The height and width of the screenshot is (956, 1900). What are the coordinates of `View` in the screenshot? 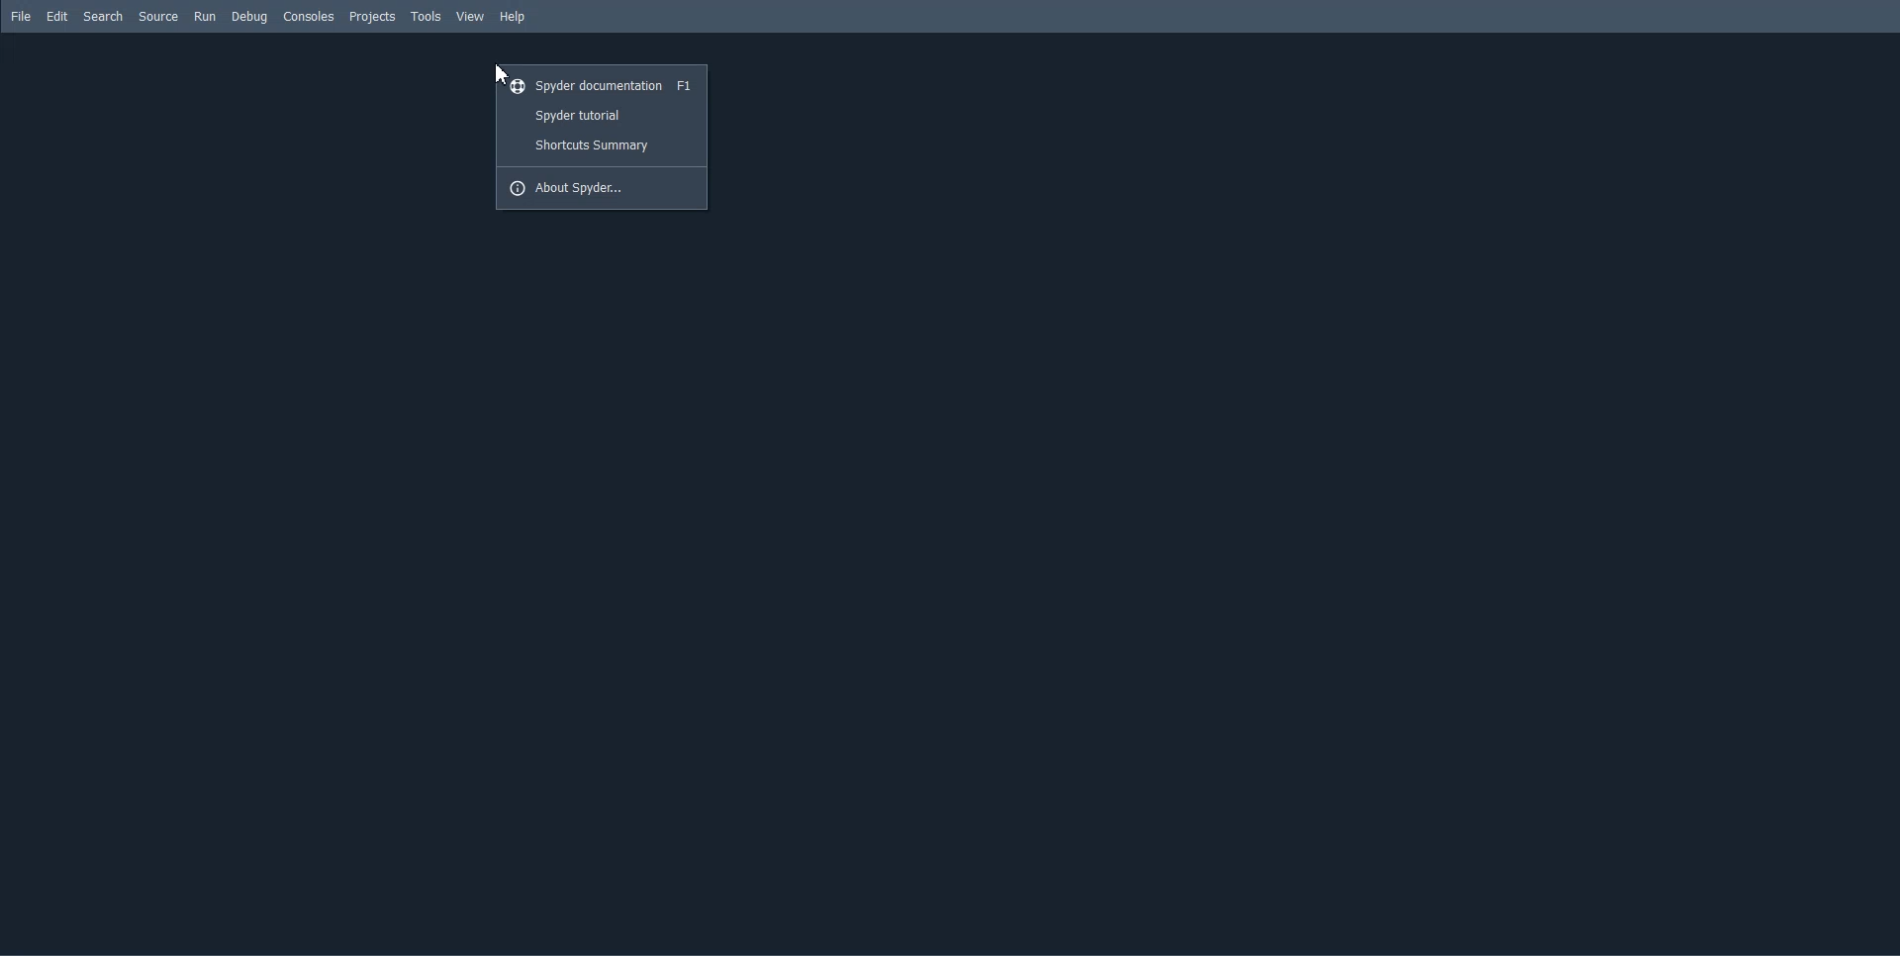 It's located at (471, 17).